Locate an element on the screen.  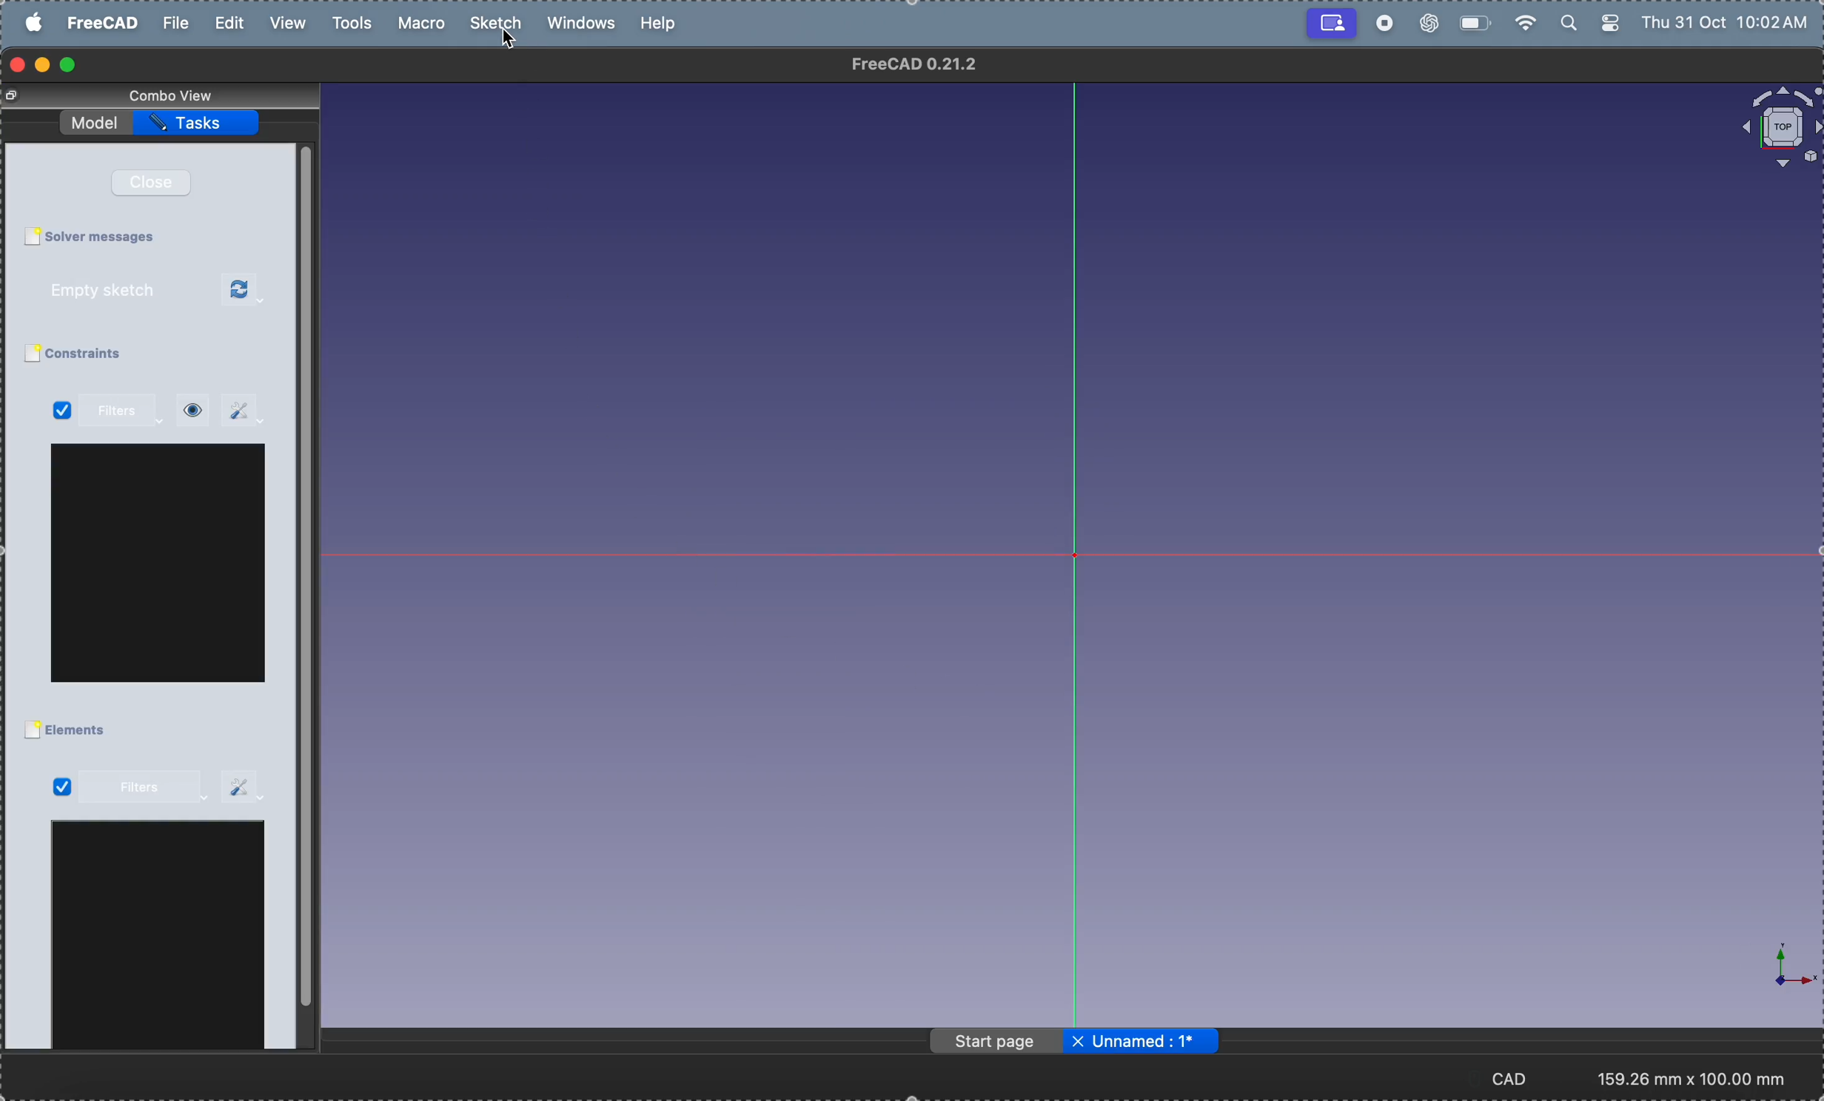
record is located at coordinates (1384, 24).